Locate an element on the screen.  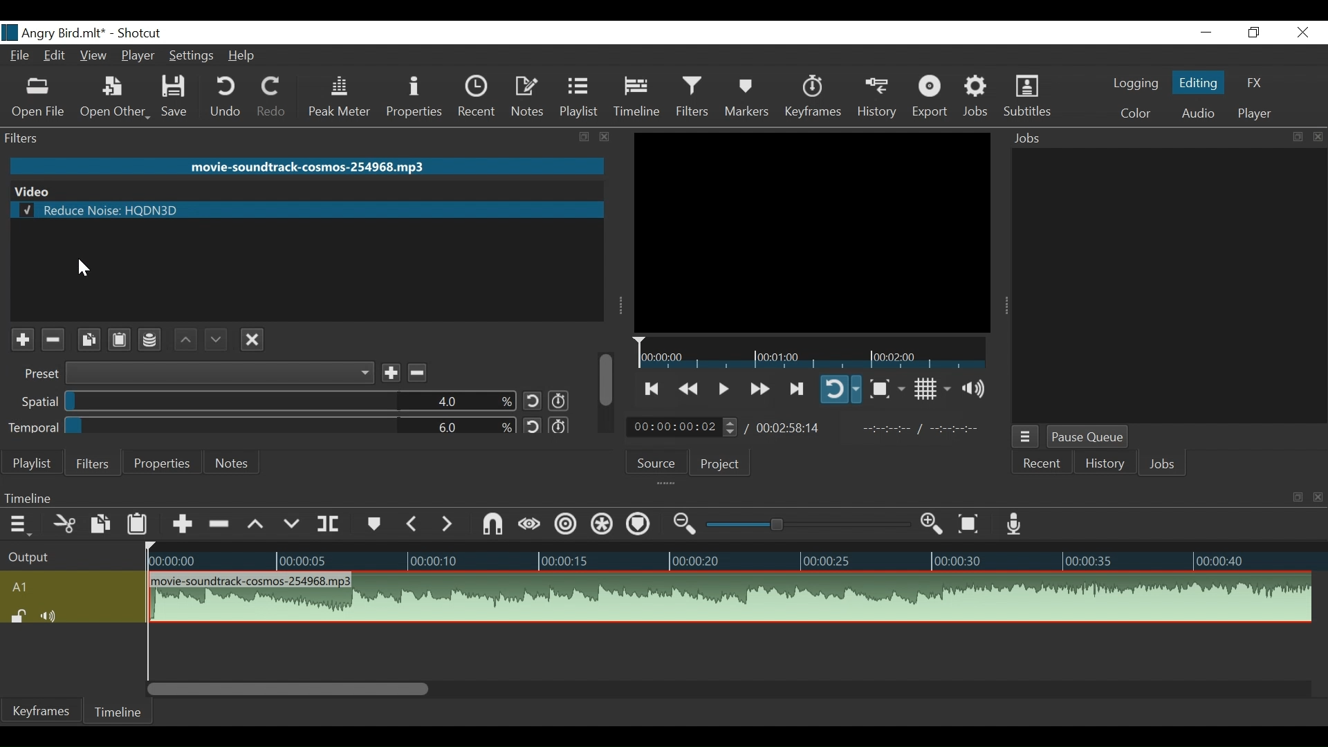
Vertical Scroll bar is located at coordinates (288, 689).